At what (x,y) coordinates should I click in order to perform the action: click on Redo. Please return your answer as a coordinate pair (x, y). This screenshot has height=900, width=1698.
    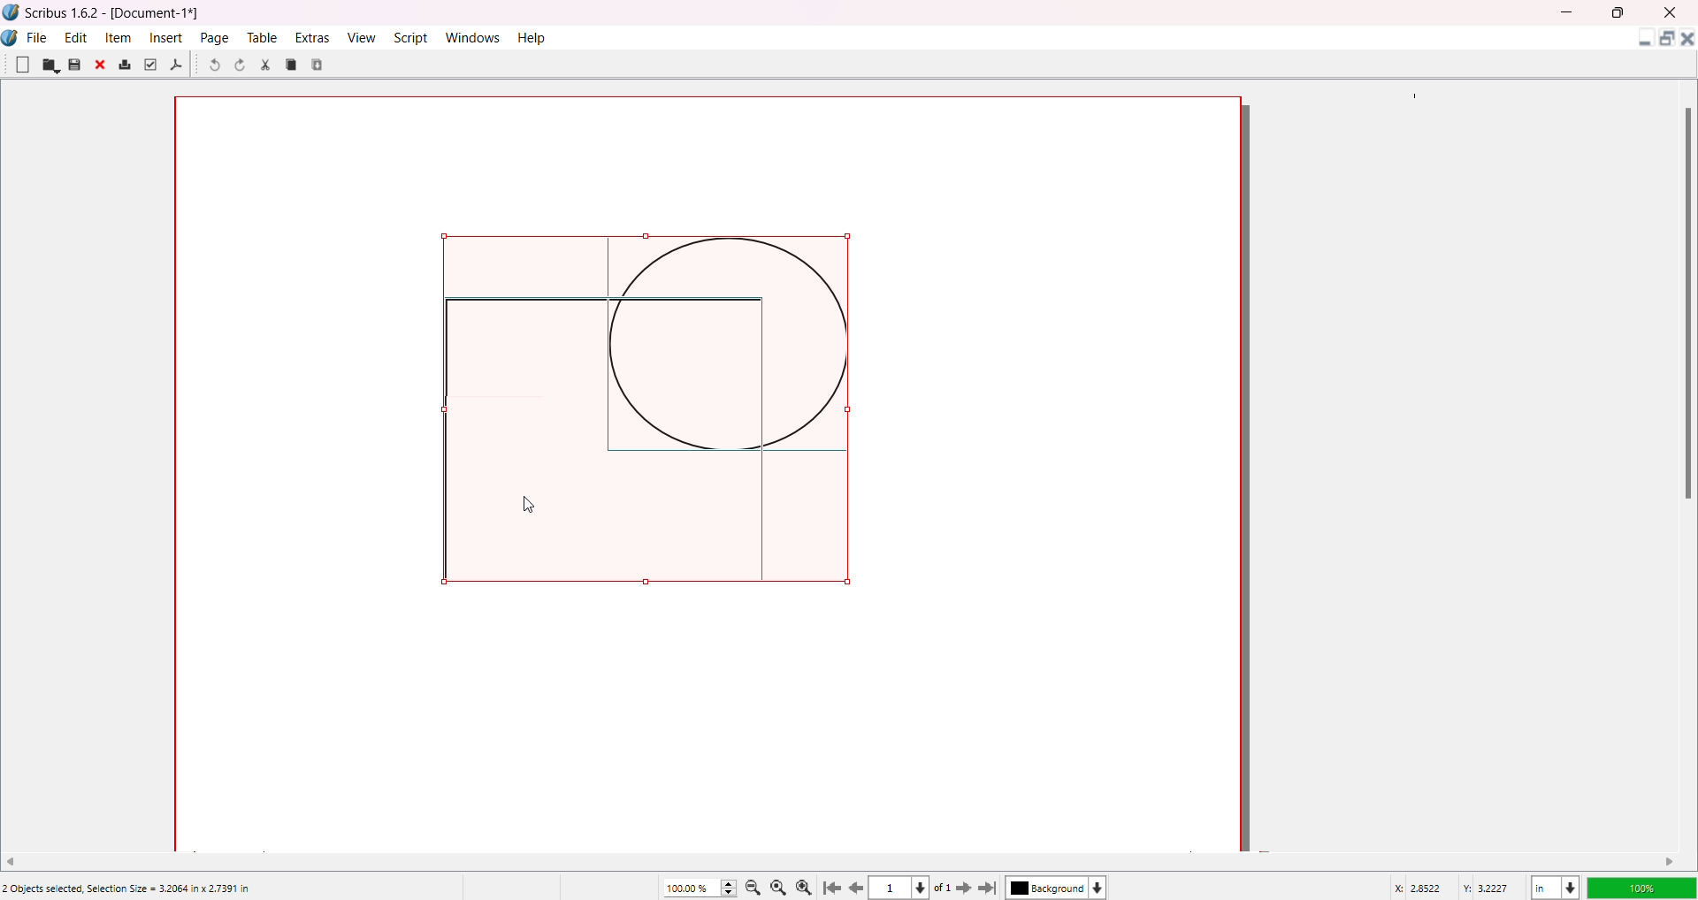
    Looking at the image, I should click on (243, 67).